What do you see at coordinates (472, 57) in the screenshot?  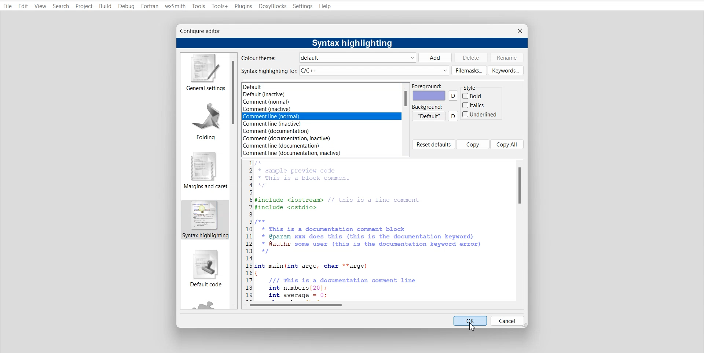 I see `Delete` at bounding box center [472, 57].